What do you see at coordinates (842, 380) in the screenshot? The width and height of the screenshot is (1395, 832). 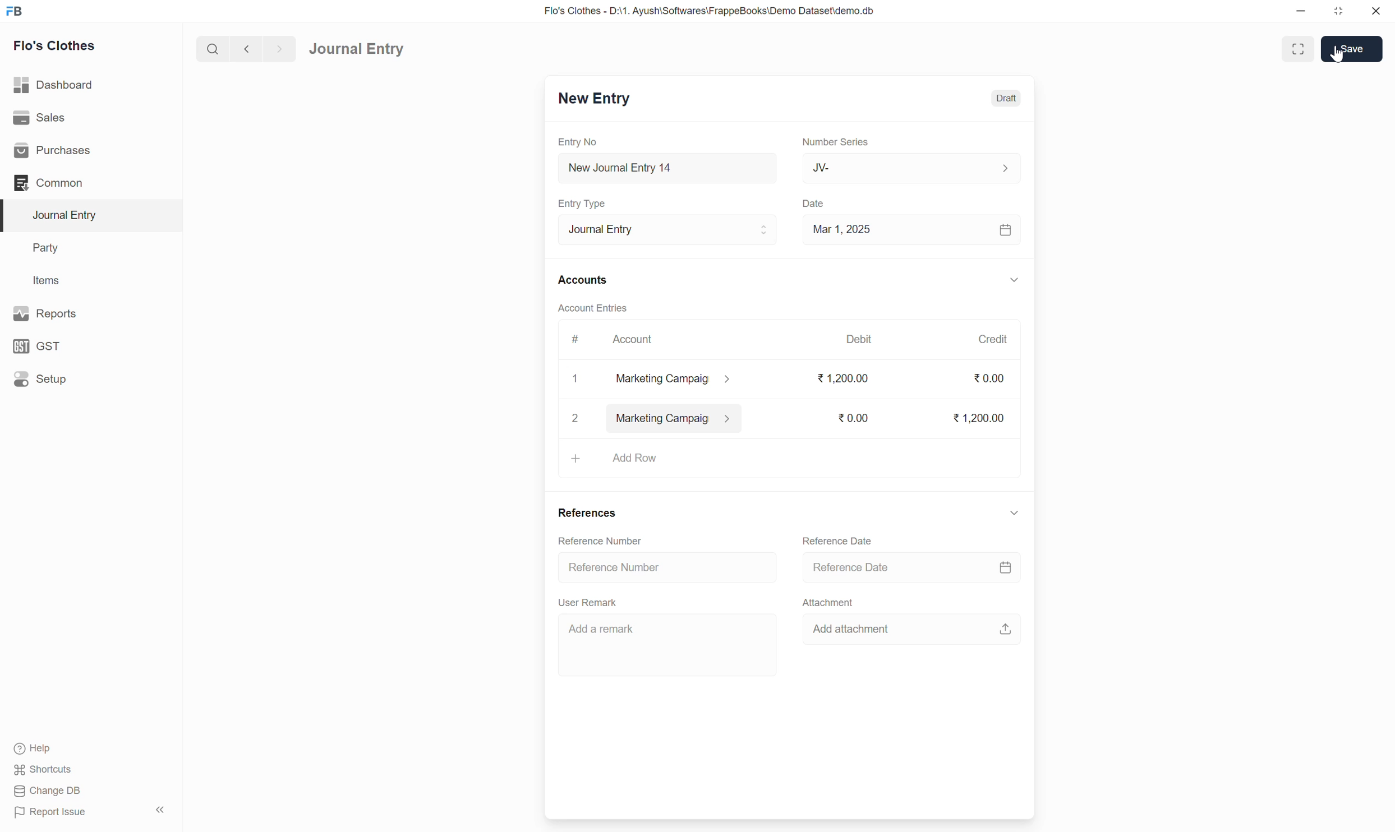 I see `1,200.00` at bounding box center [842, 380].